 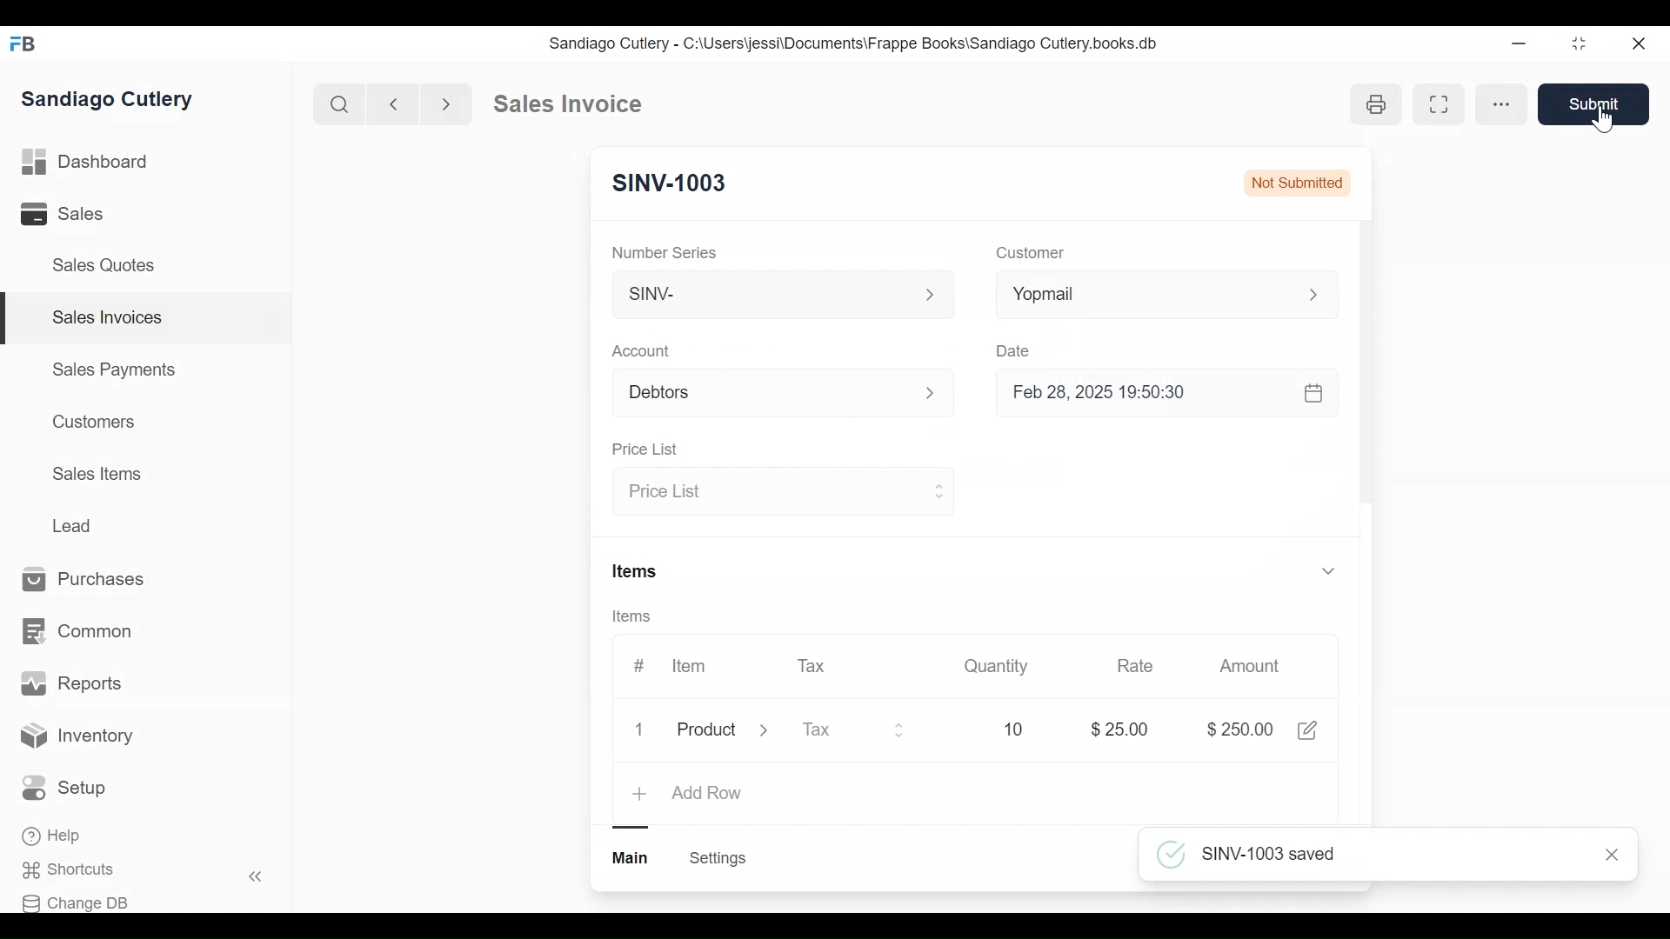 What do you see at coordinates (720, 858) in the screenshot?
I see `Settings` at bounding box center [720, 858].